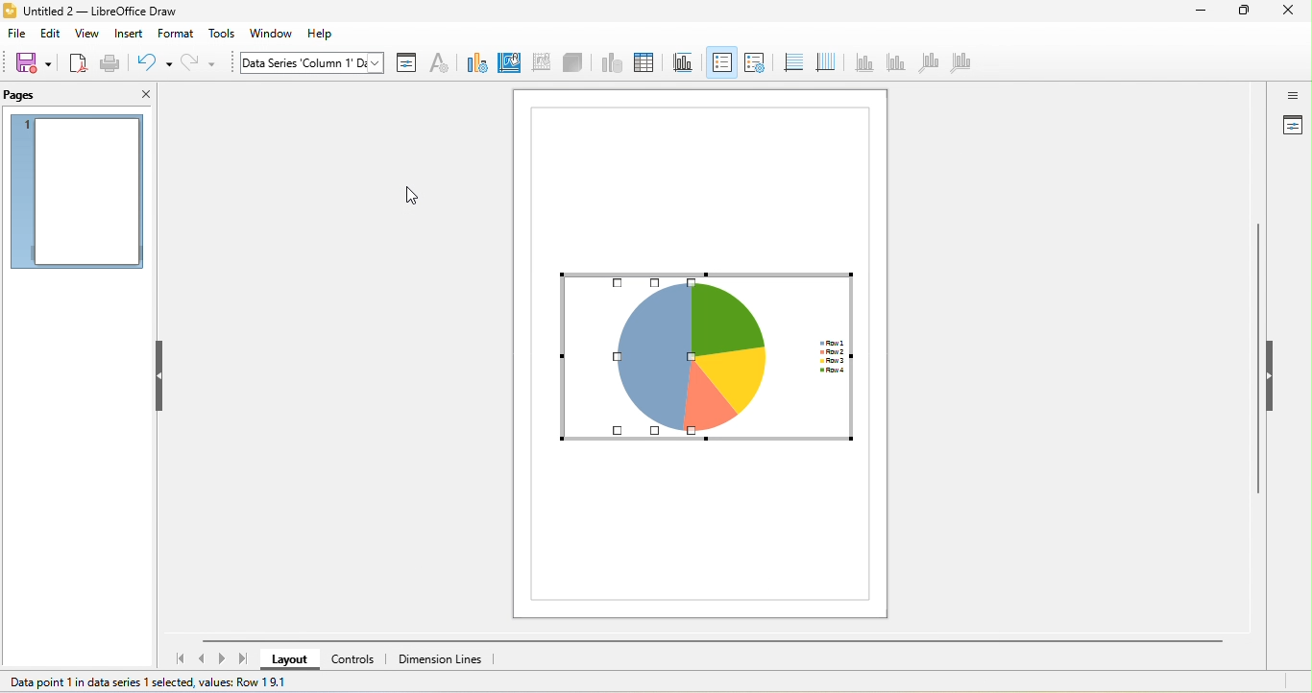  What do you see at coordinates (111, 12) in the screenshot?
I see `untitled 2- libreoffice draw` at bounding box center [111, 12].